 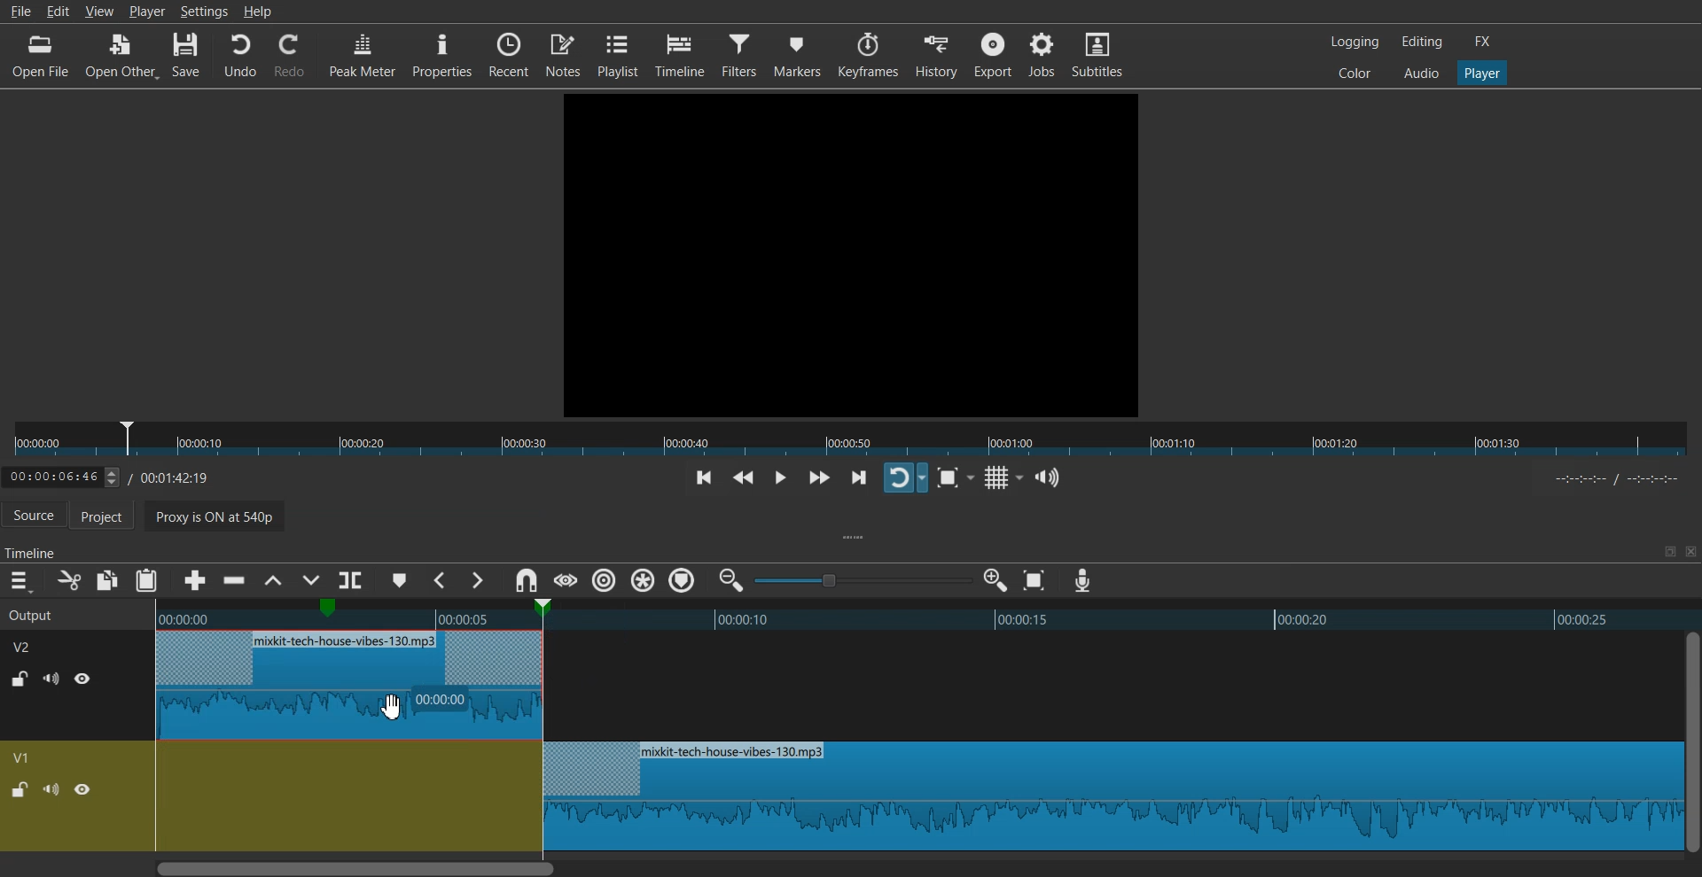 I want to click on Maximize, so click(x=1669, y=551).